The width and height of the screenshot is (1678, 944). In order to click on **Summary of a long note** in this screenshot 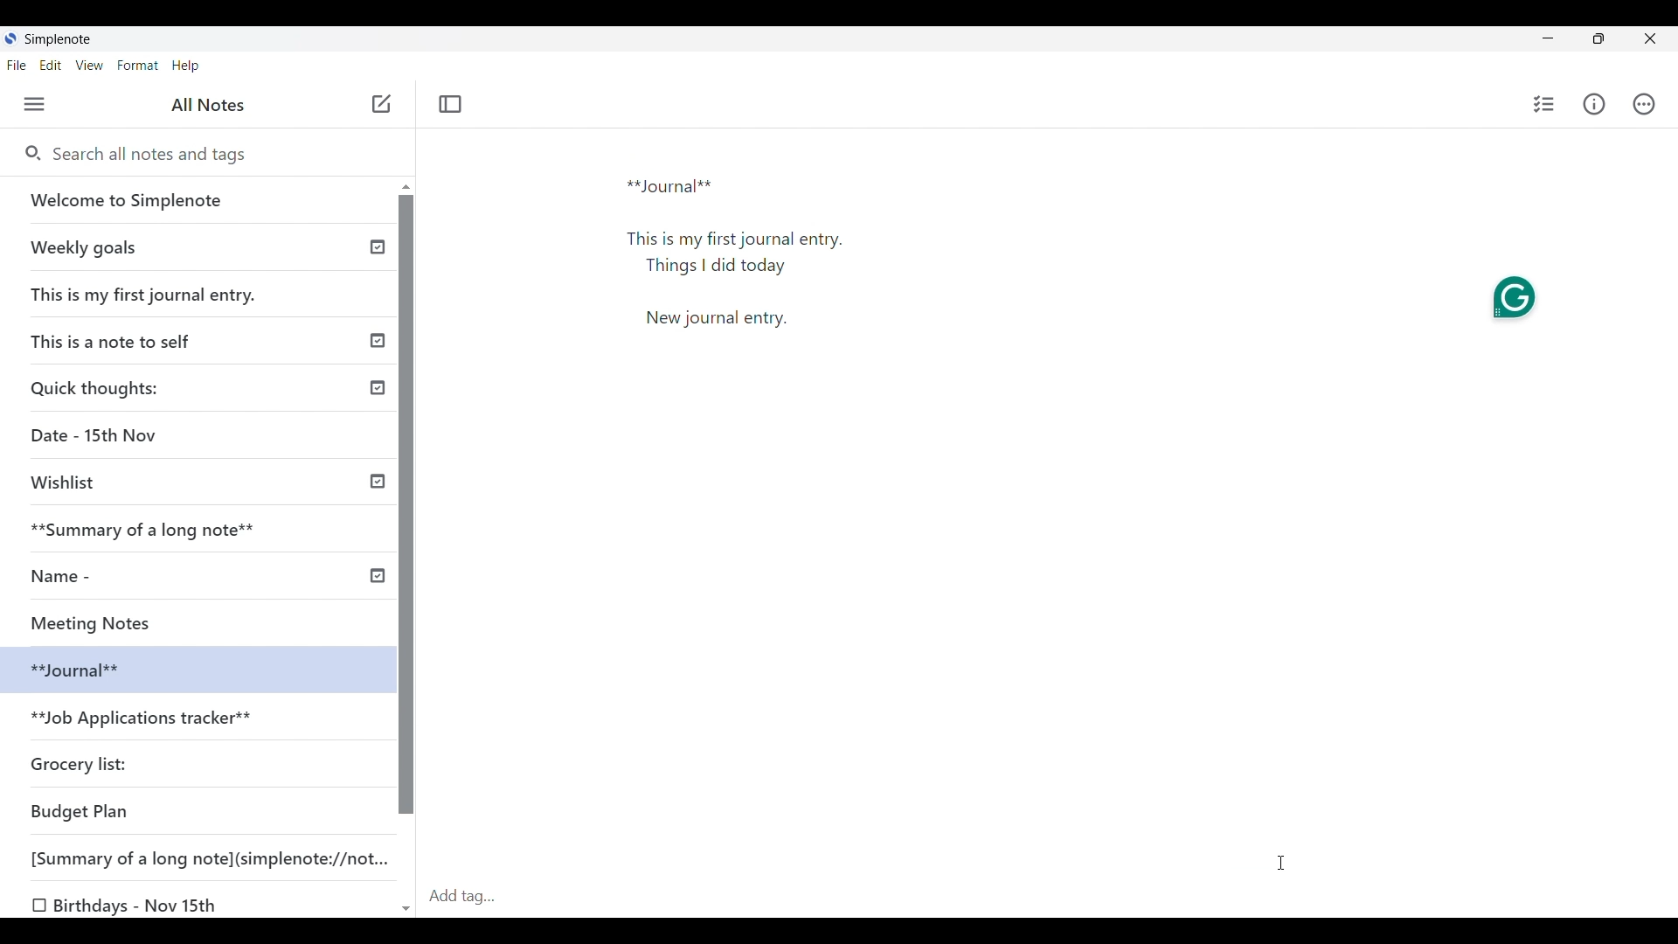, I will do `click(155, 529)`.